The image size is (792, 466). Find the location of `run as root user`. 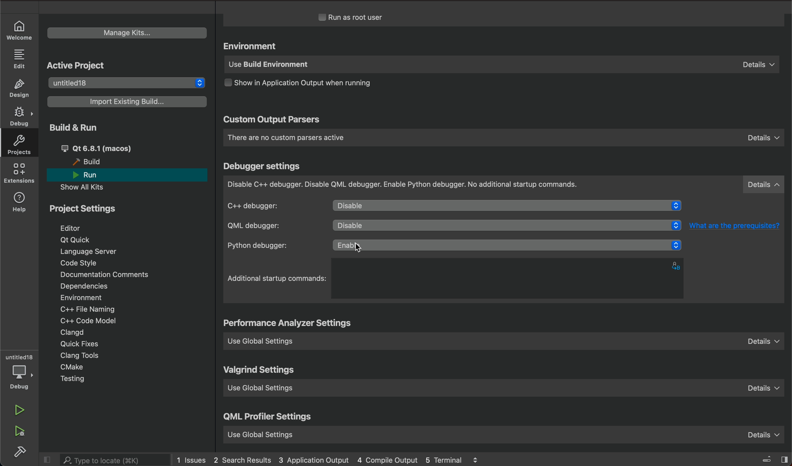

run as root user is located at coordinates (359, 17).